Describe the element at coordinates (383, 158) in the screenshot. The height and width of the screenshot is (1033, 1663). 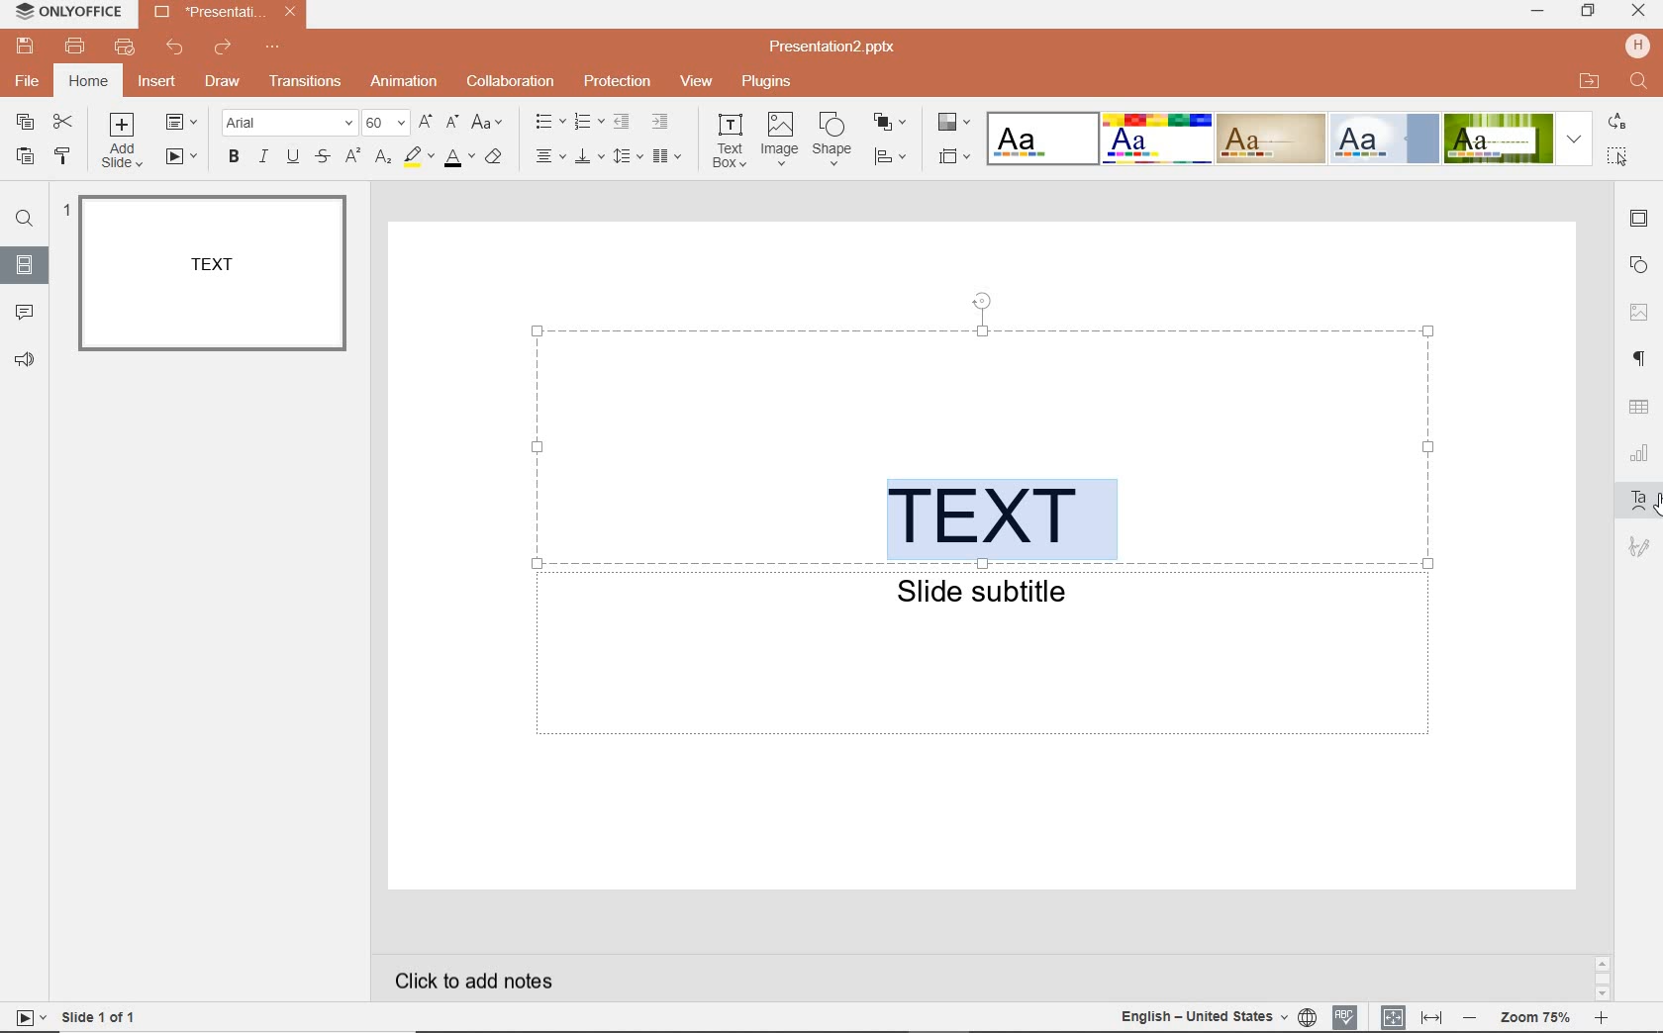
I see `SUBSCRIPT` at that location.